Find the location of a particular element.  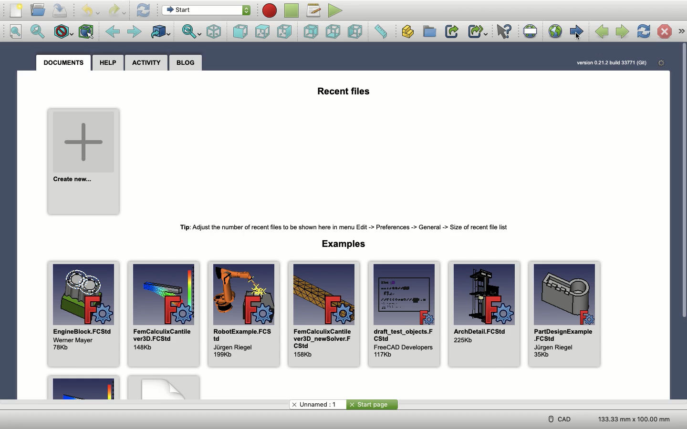

Right is located at coordinates (284, 31).